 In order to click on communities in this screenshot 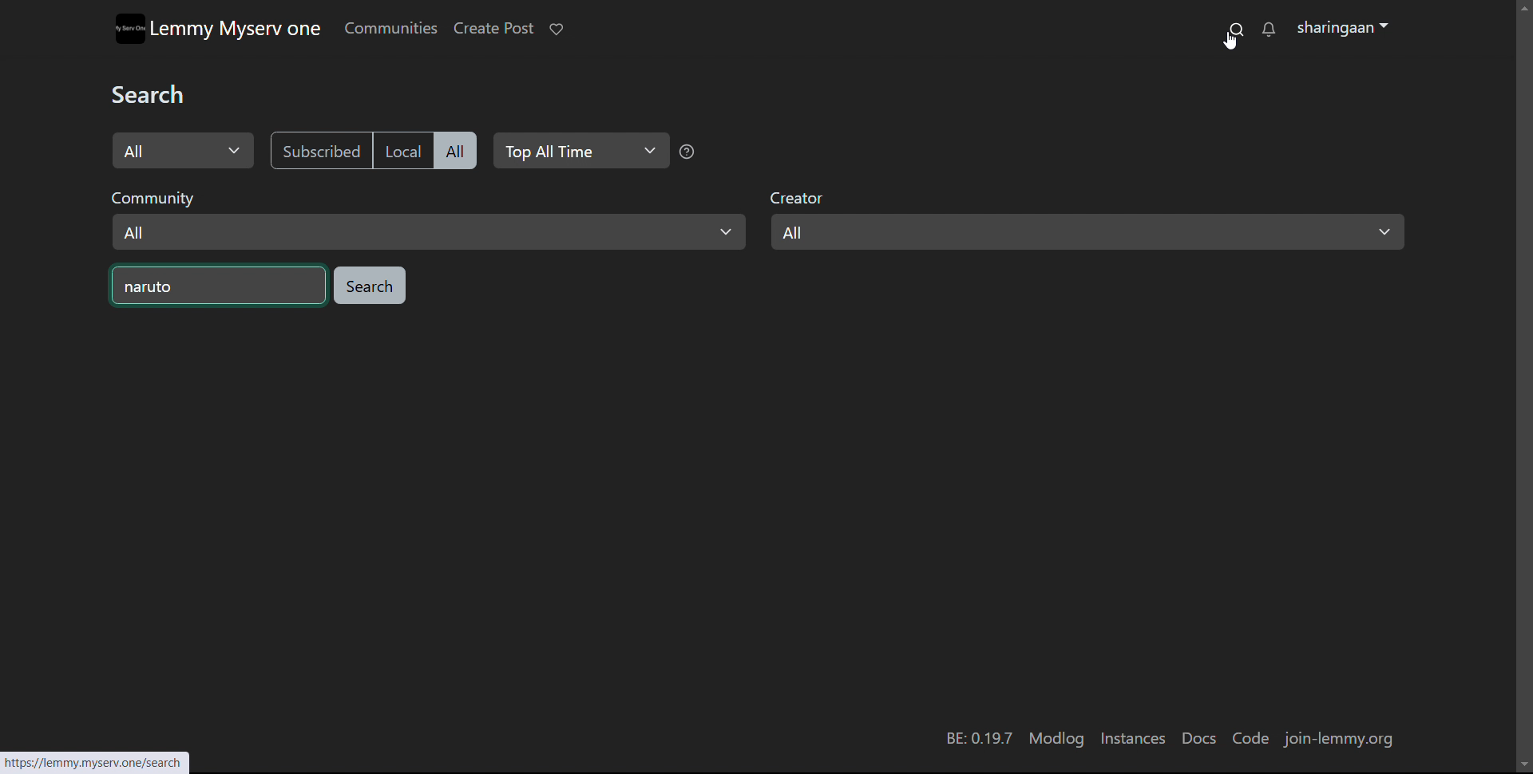, I will do `click(390, 28)`.